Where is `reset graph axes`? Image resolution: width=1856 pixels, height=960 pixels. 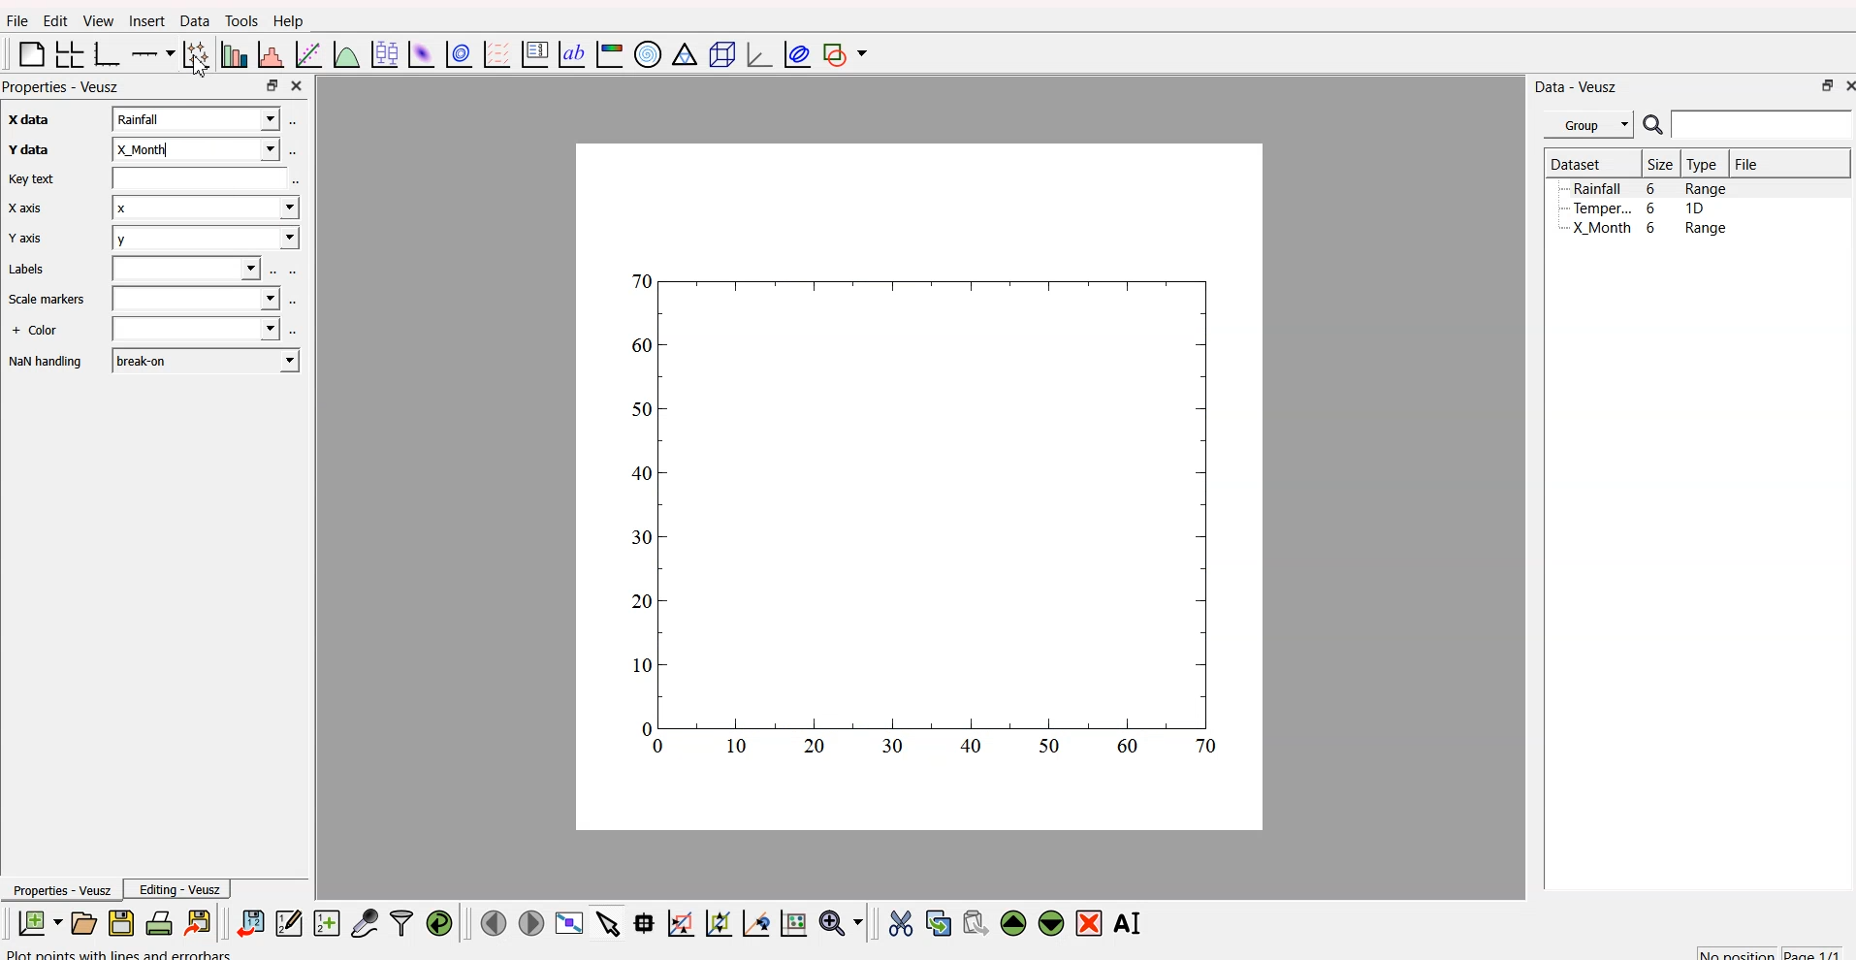
reset graph axes is located at coordinates (797, 921).